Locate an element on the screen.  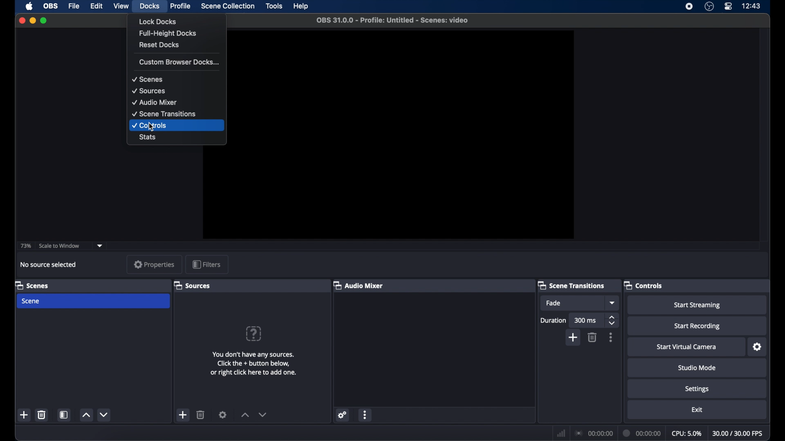
scale to window is located at coordinates (61, 246).